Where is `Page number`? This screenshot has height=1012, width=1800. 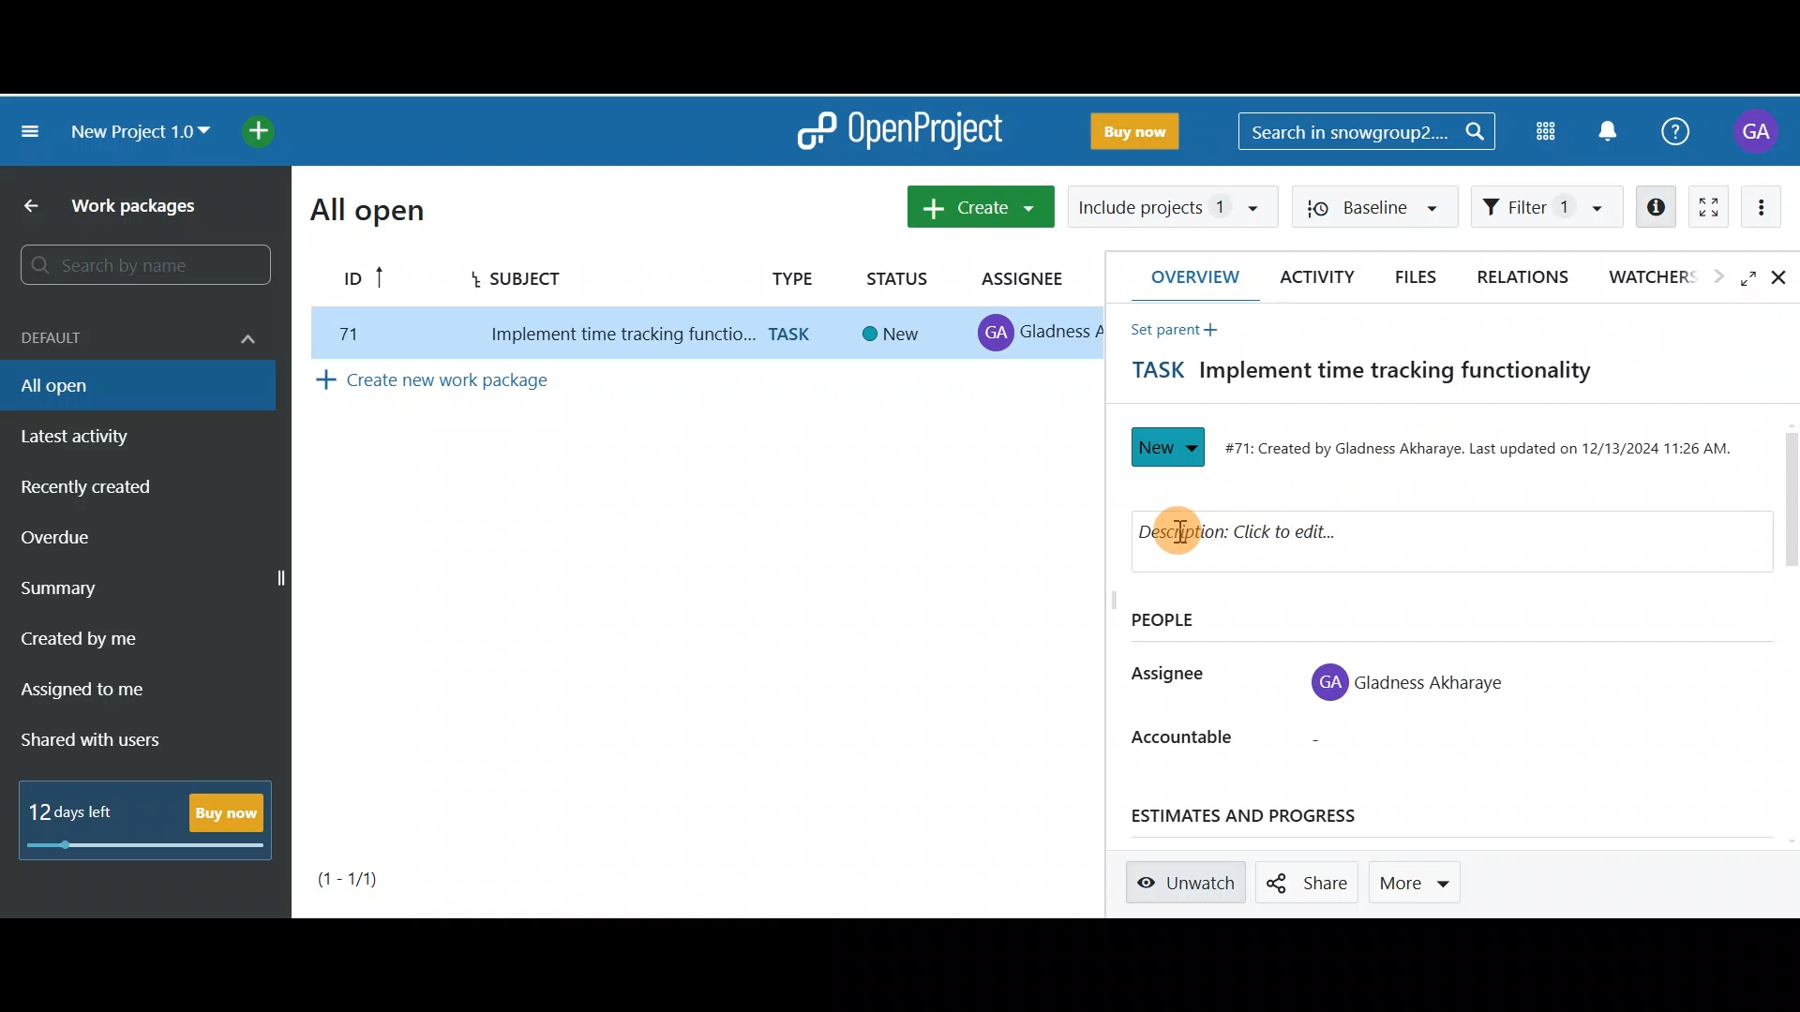
Page number is located at coordinates (377, 878).